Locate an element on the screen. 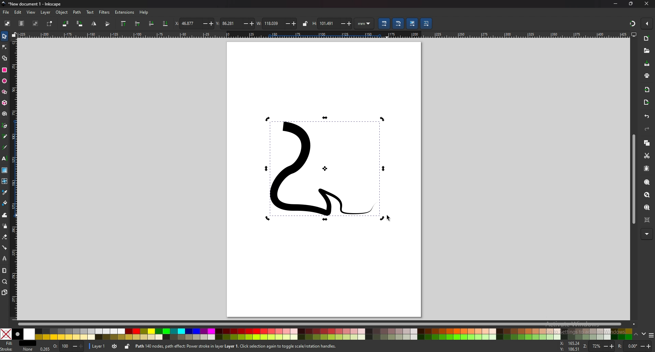 The width and height of the screenshot is (655, 352). redo is located at coordinates (648, 129).